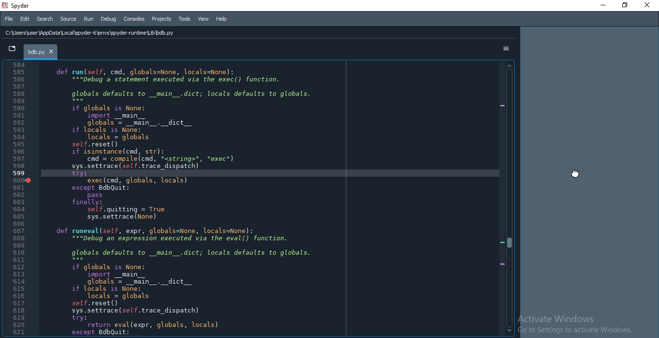  What do you see at coordinates (69, 19) in the screenshot?
I see `Source` at bounding box center [69, 19].